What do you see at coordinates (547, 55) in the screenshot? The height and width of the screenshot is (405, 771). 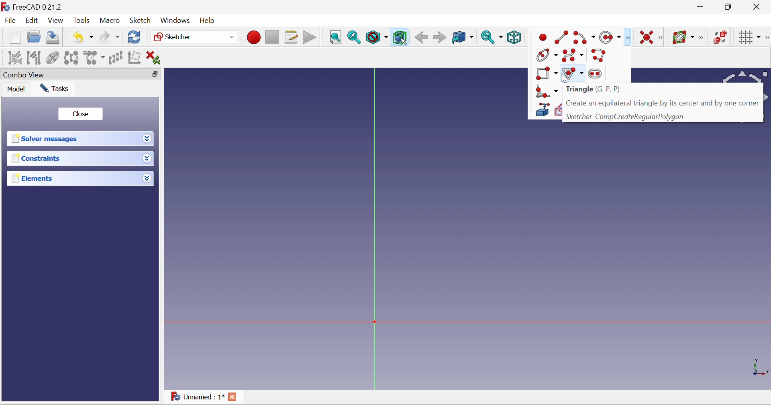 I see `Create conic` at bounding box center [547, 55].